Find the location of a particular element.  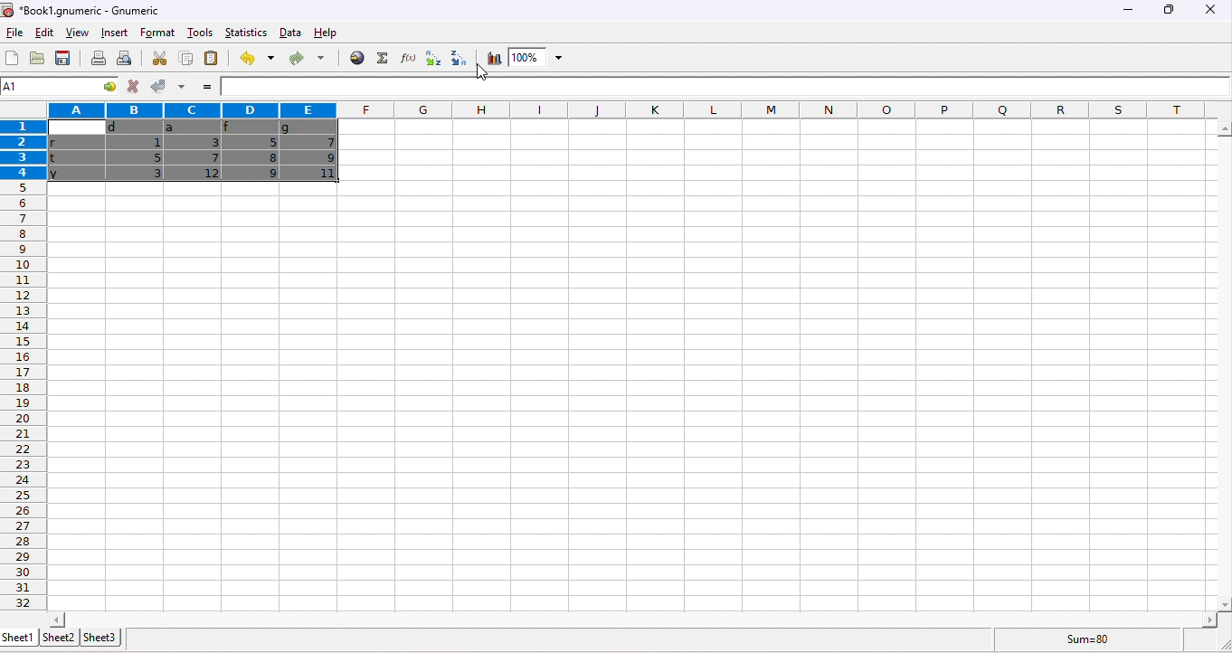

cursor movement is located at coordinates (490, 72).